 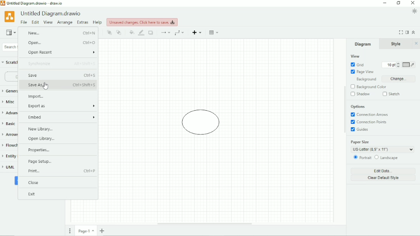 I want to click on Import, so click(x=37, y=96).